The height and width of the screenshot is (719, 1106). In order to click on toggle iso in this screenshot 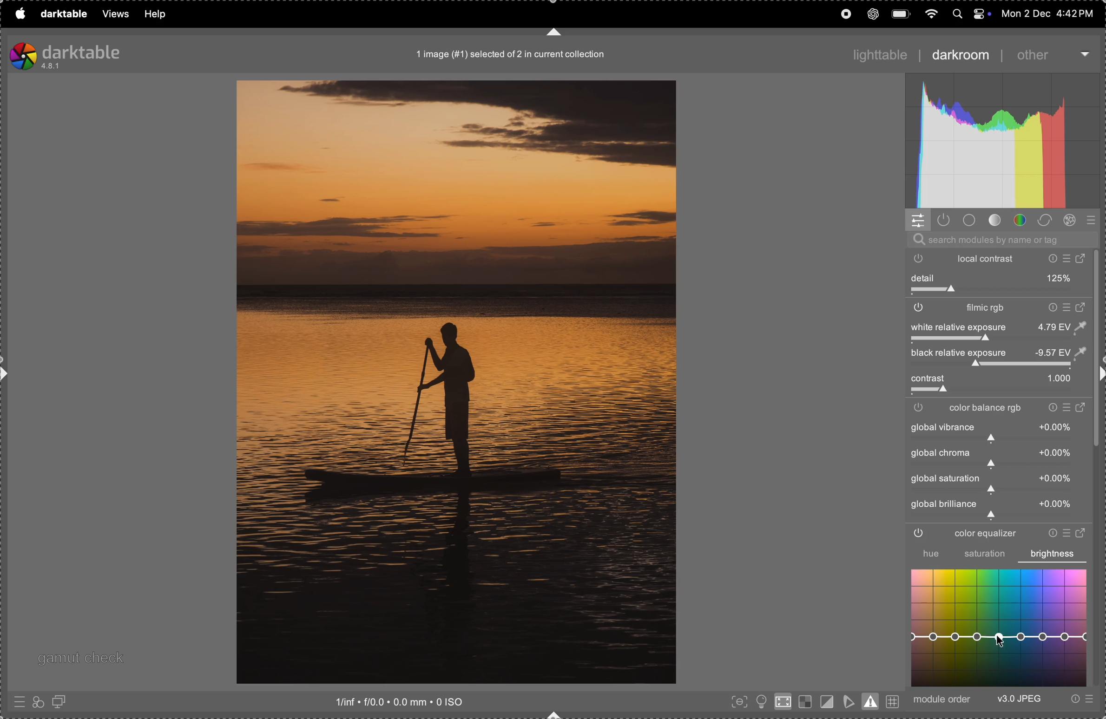, I will do `click(760, 701)`.